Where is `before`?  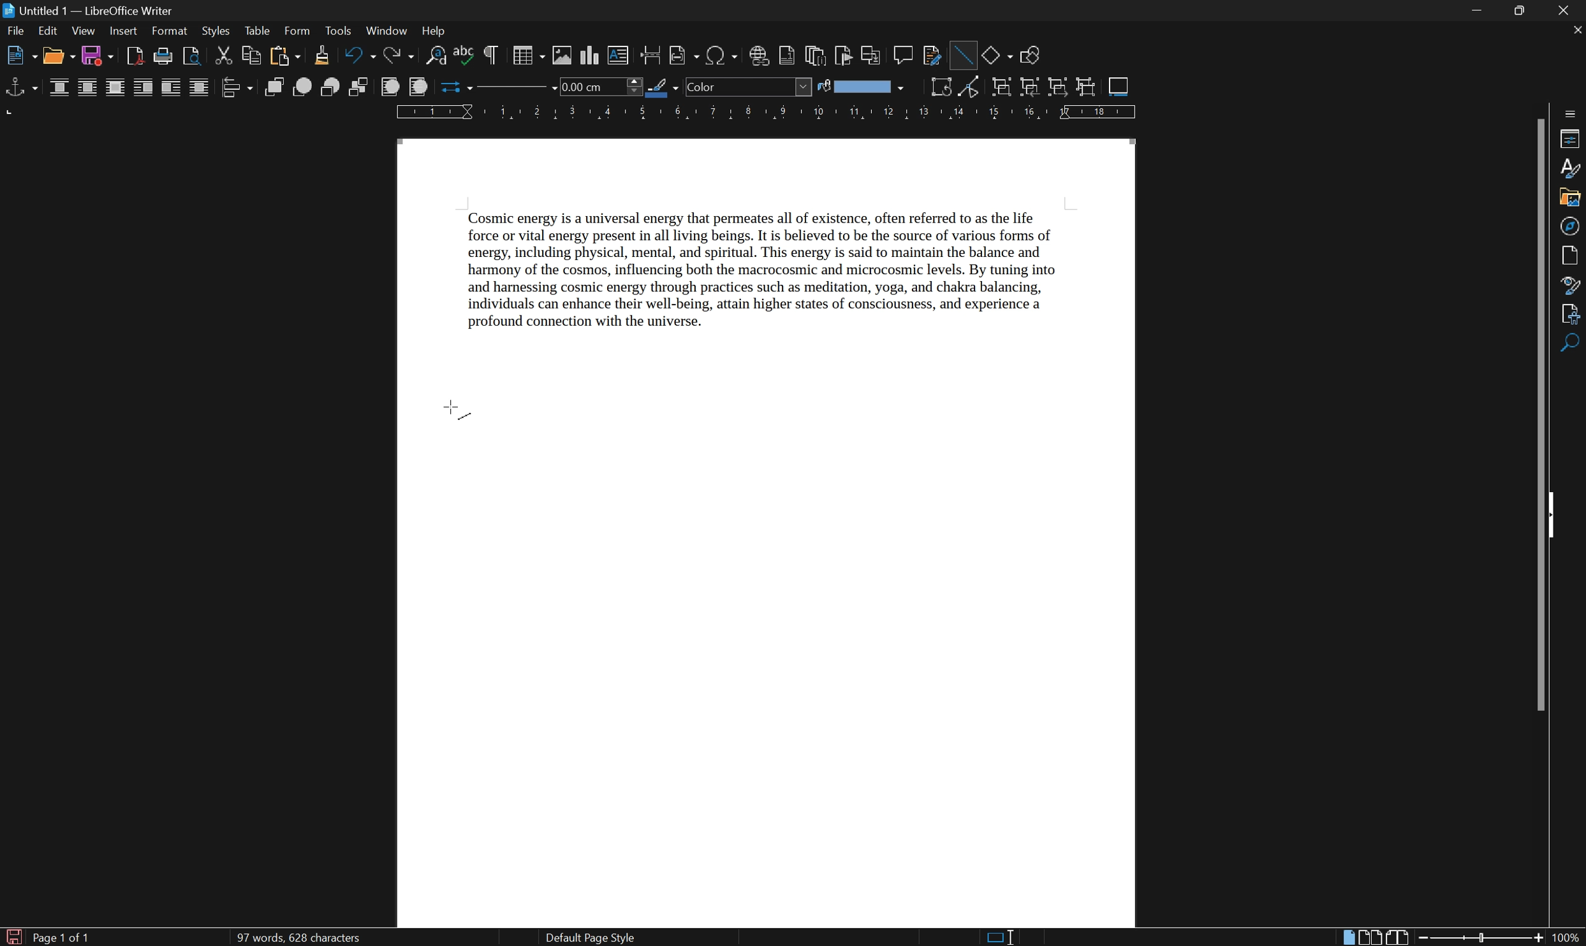 before is located at coordinates (143, 89).